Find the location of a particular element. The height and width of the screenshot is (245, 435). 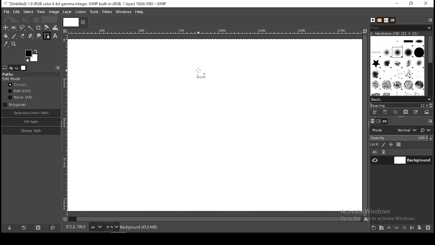

link is located at coordinates (384, 152).